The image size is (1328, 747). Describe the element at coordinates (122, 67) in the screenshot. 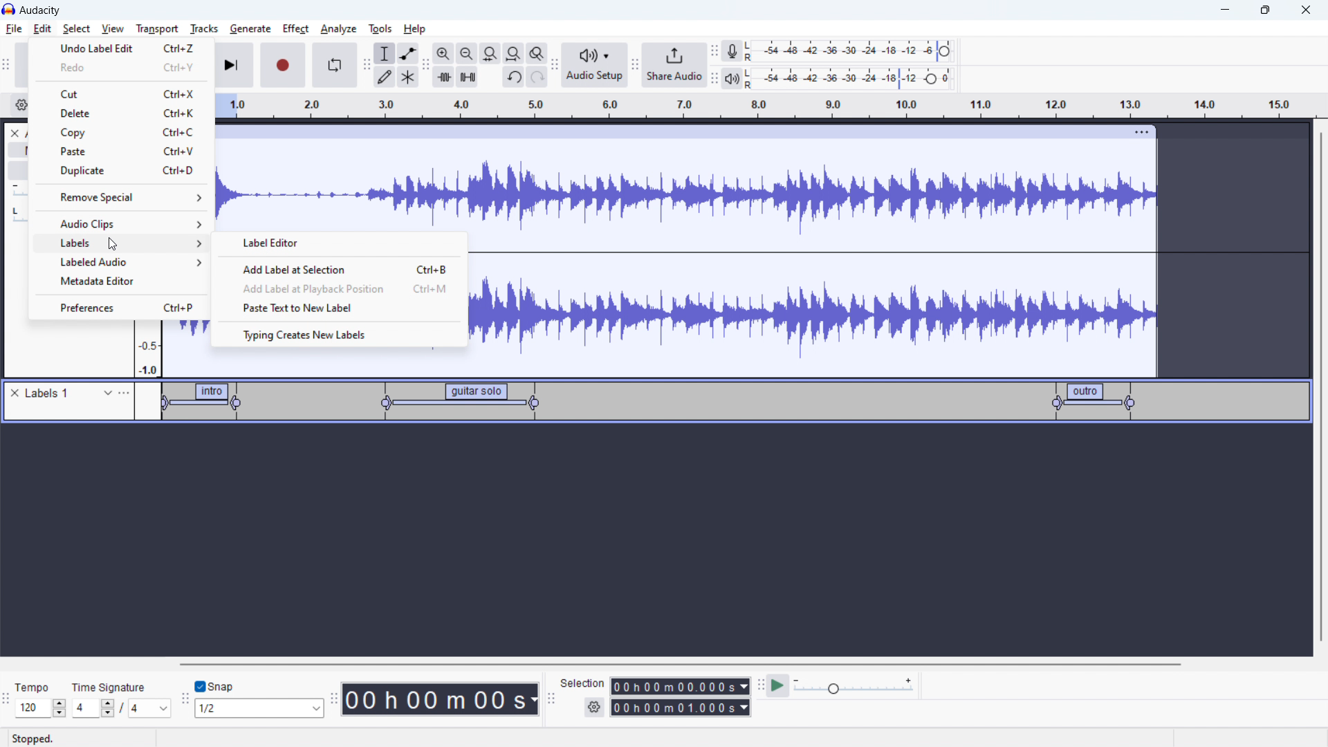

I see `redo` at that location.